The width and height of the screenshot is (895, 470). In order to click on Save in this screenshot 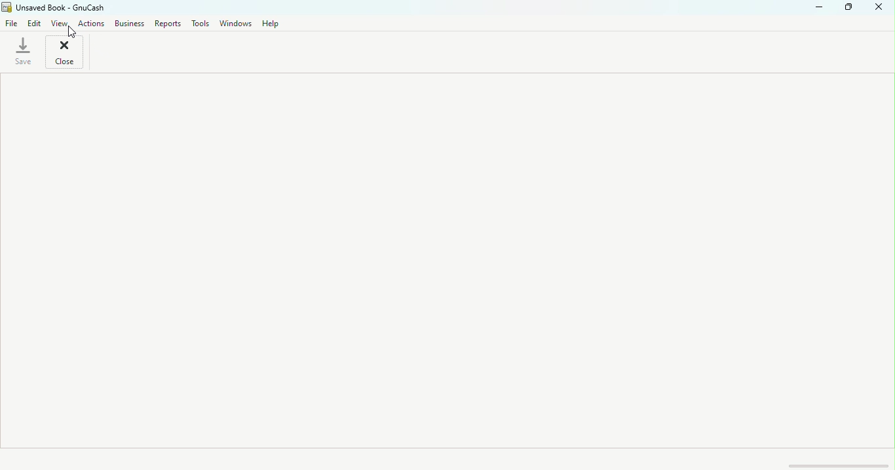, I will do `click(25, 54)`.